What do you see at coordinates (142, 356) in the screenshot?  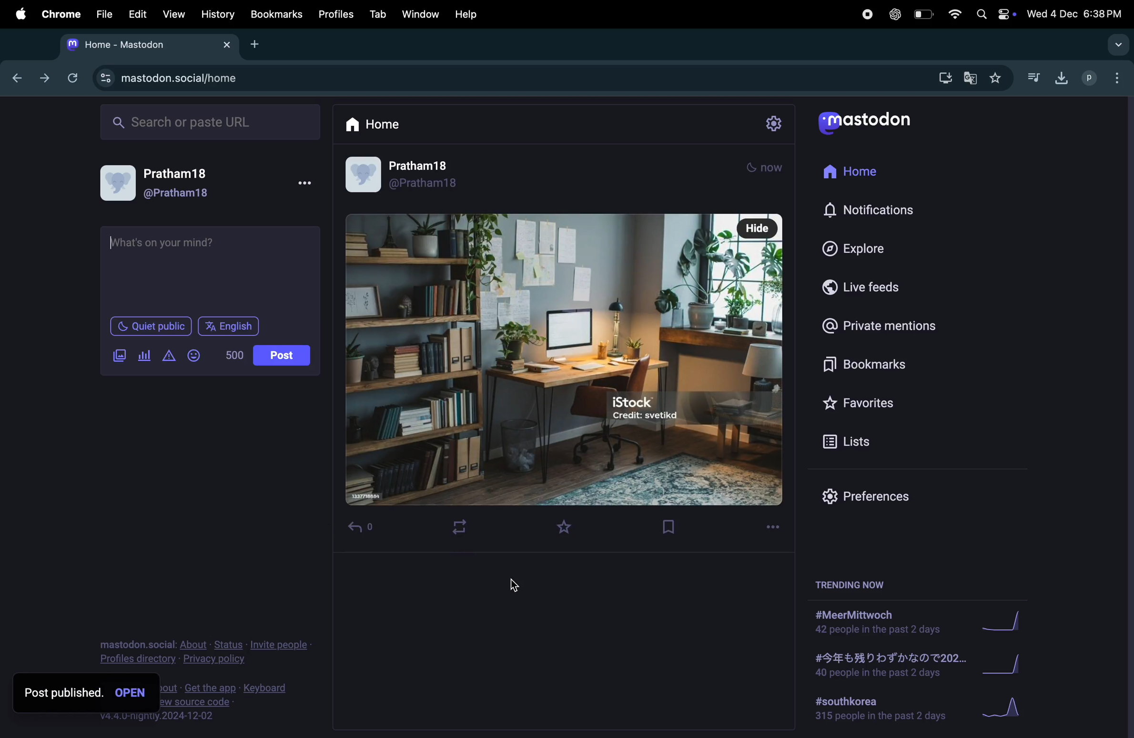 I see `poll` at bounding box center [142, 356].